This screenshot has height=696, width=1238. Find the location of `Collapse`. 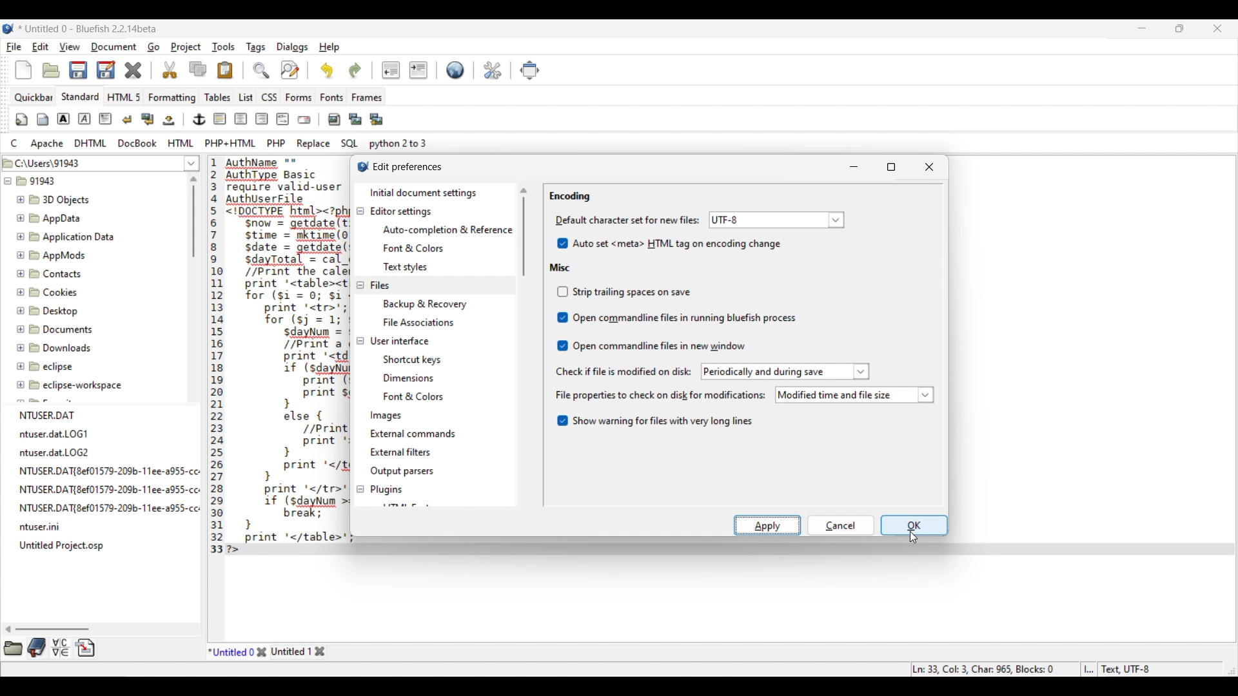

Collapse is located at coordinates (360, 351).